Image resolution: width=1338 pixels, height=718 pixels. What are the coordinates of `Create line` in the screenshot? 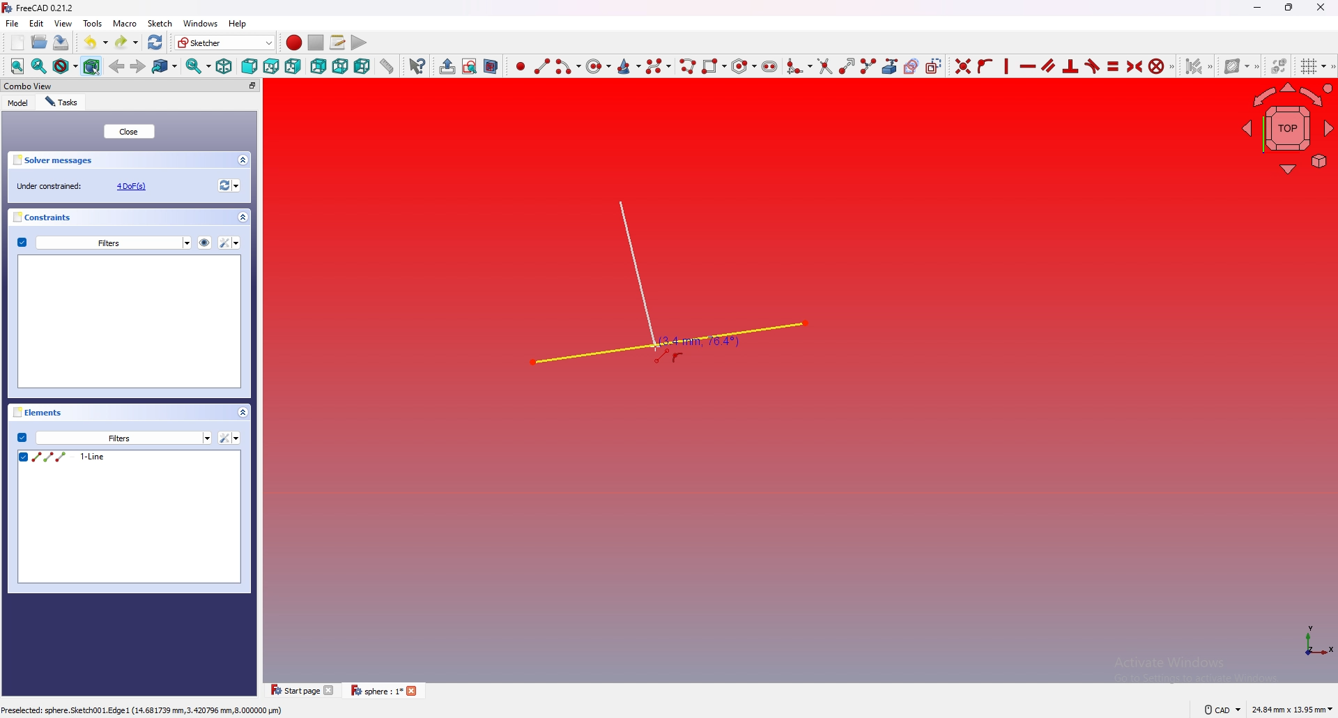 It's located at (542, 66).